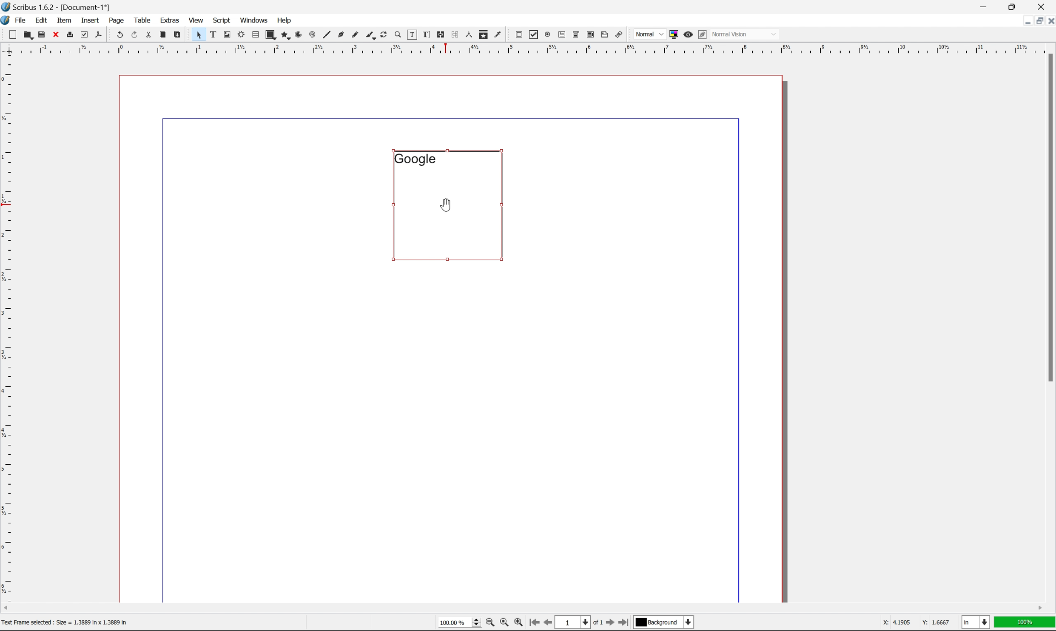 The height and width of the screenshot is (631, 1056). What do you see at coordinates (198, 36) in the screenshot?
I see `select frame` at bounding box center [198, 36].